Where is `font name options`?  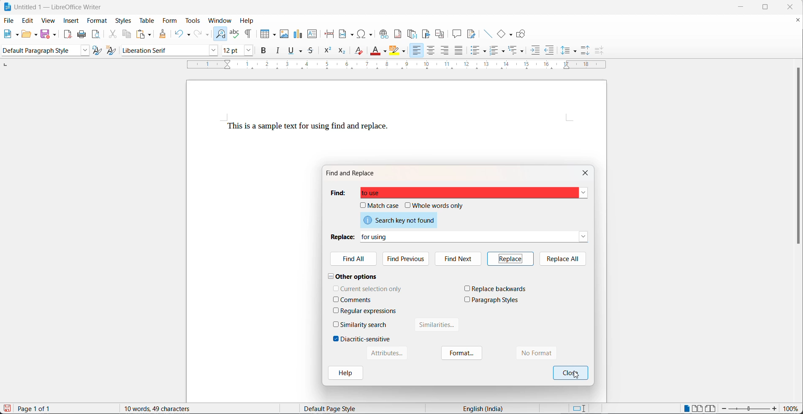
font name options is located at coordinates (212, 51).